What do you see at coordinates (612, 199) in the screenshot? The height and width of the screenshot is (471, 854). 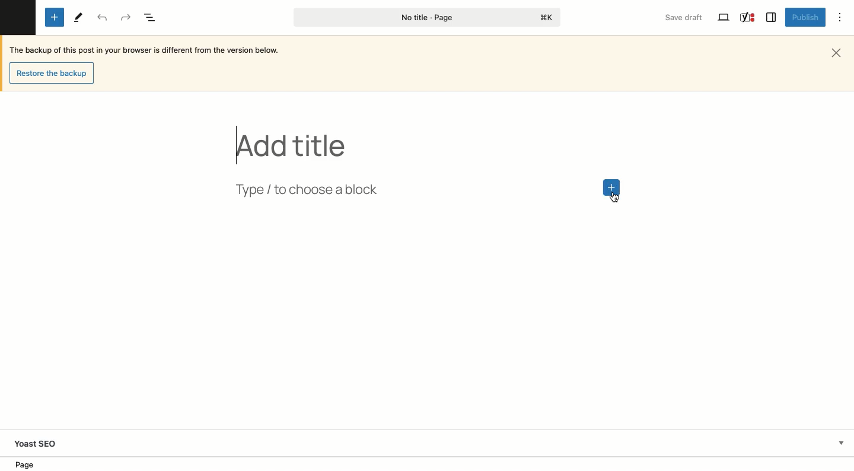 I see `Cursor` at bounding box center [612, 199].